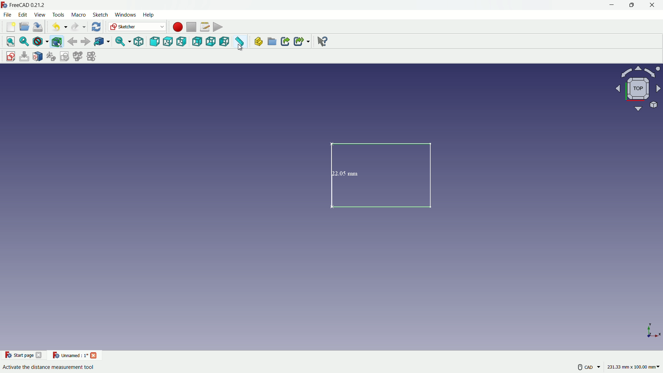 The height and width of the screenshot is (373, 663). Describe the element at coordinates (633, 5) in the screenshot. I see `maximize or restore` at that location.